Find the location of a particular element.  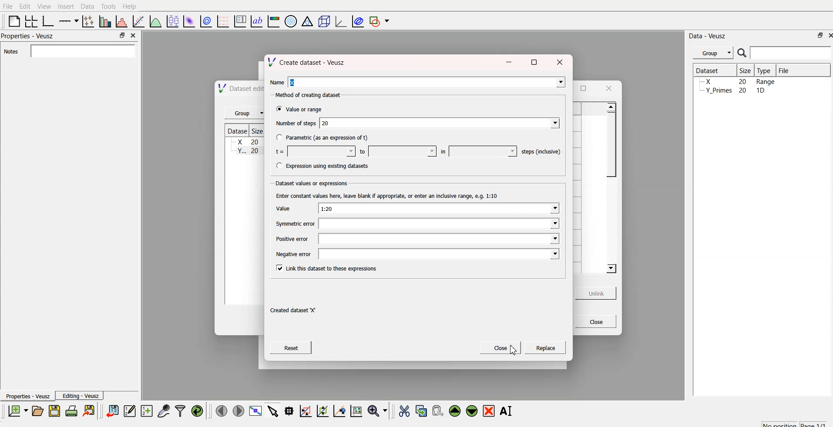

maximize is located at coordinates (583, 87).